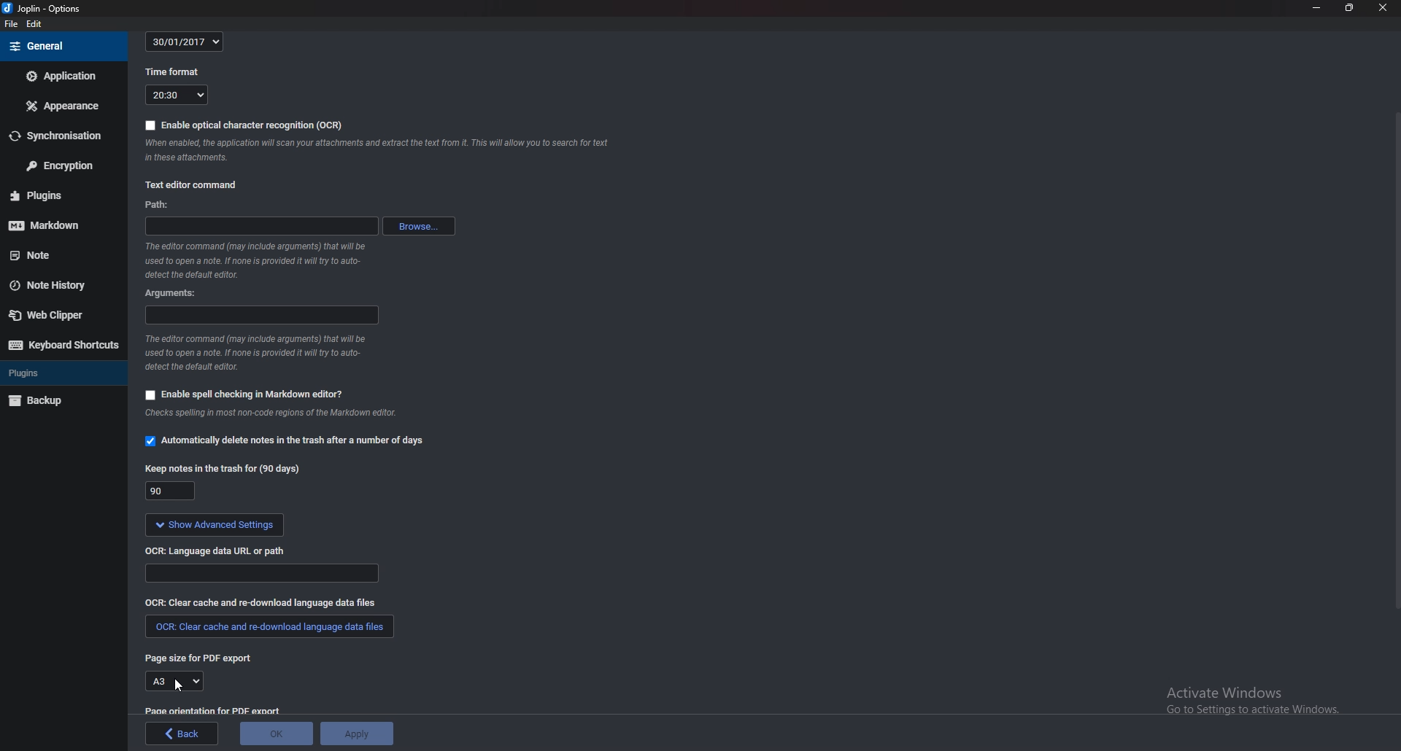  Describe the element at coordinates (1394, 365) in the screenshot. I see `Scroll bar` at that location.